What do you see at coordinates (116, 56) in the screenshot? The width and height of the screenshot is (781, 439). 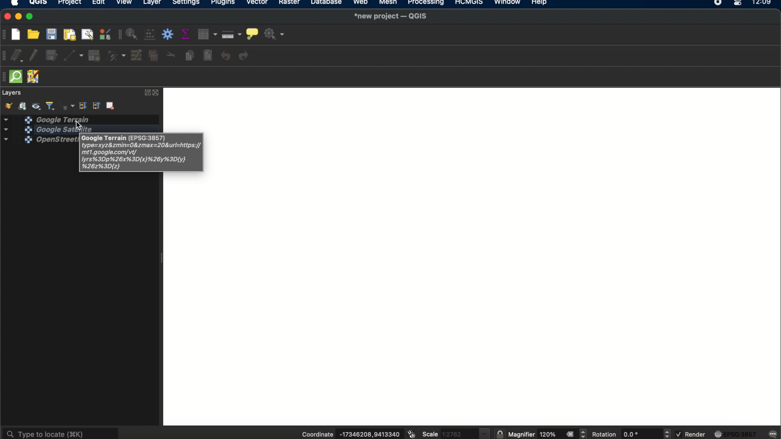 I see `vertex tool` at bounding box center [116, 56].